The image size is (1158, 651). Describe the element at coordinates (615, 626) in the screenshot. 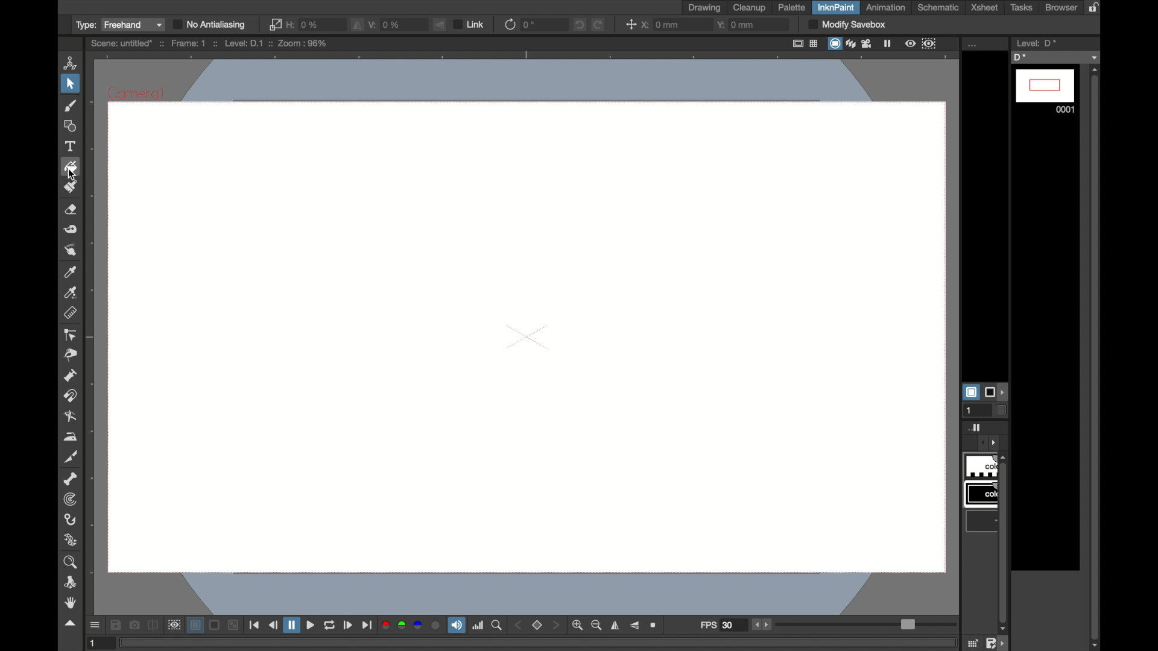

I see `flip horizontally` at that location.